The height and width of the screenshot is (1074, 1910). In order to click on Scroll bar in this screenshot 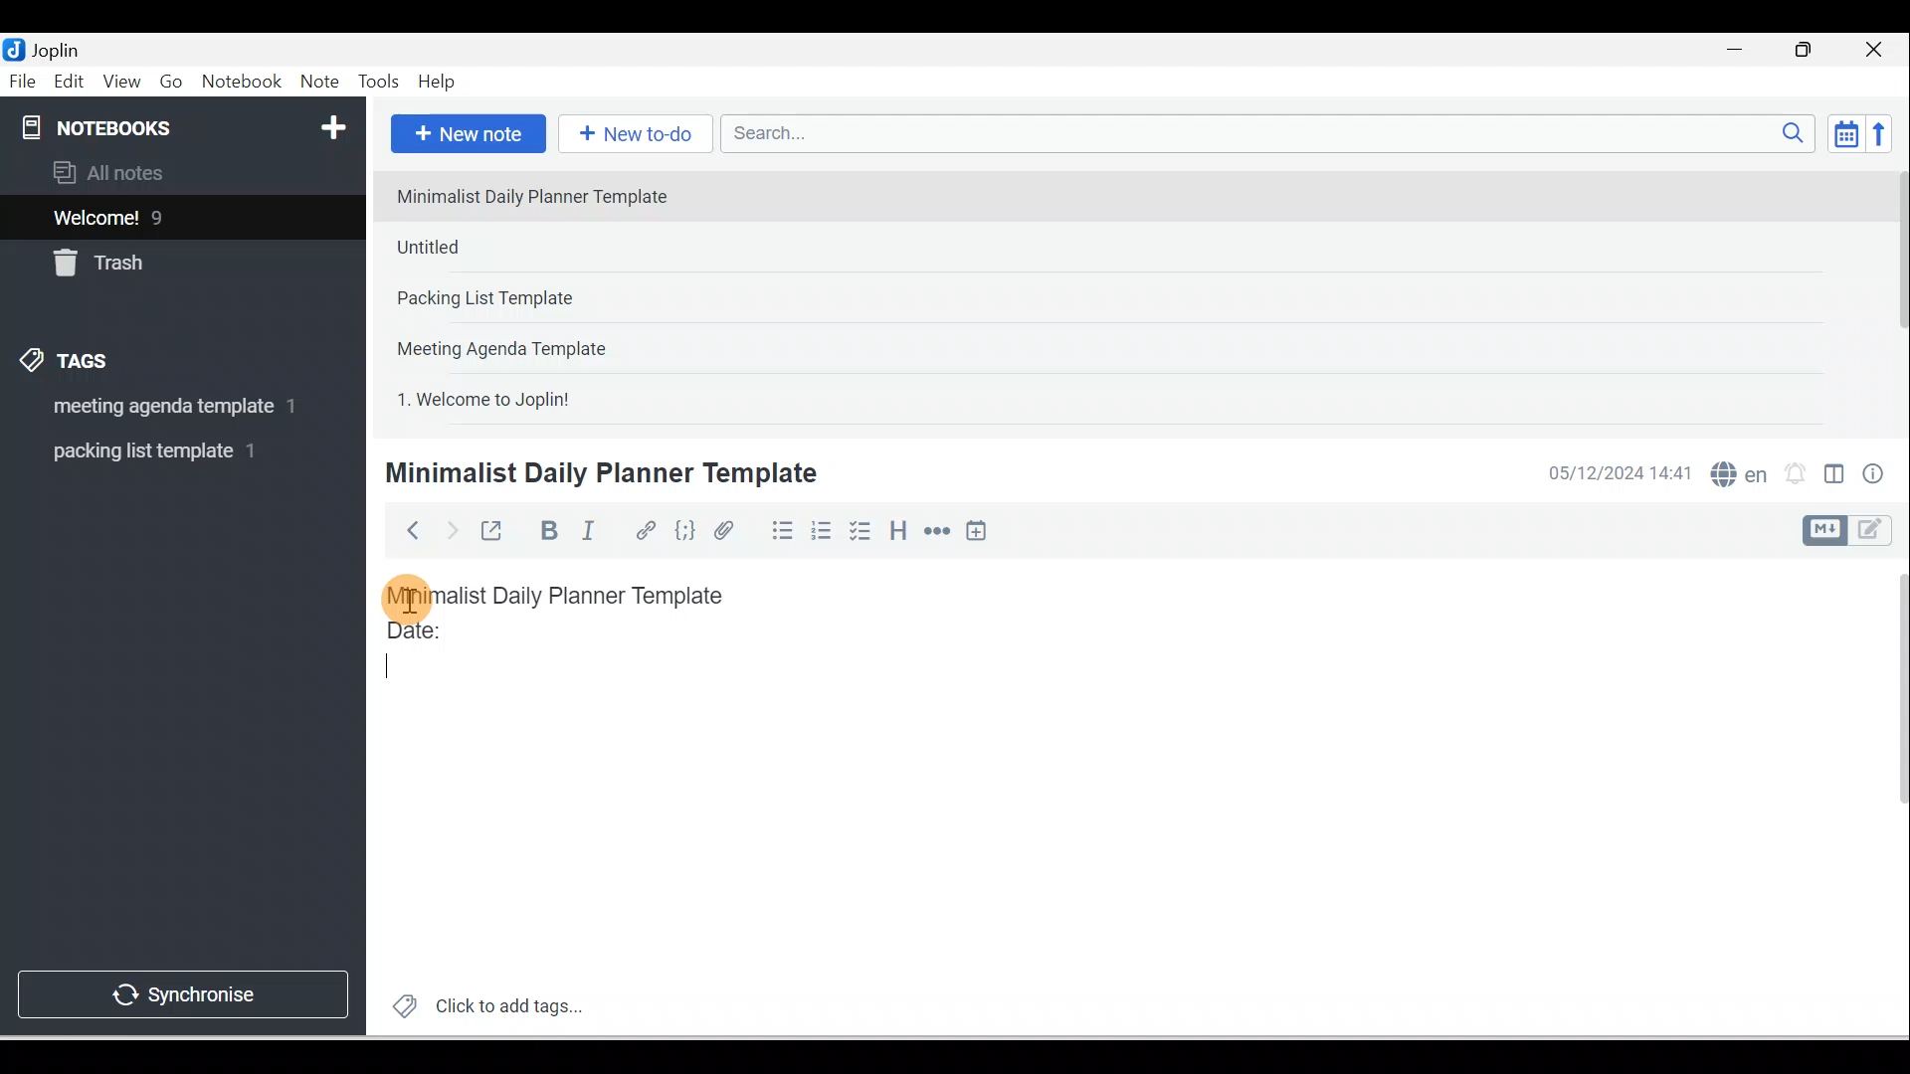, I will do `click(1894, 294)`.